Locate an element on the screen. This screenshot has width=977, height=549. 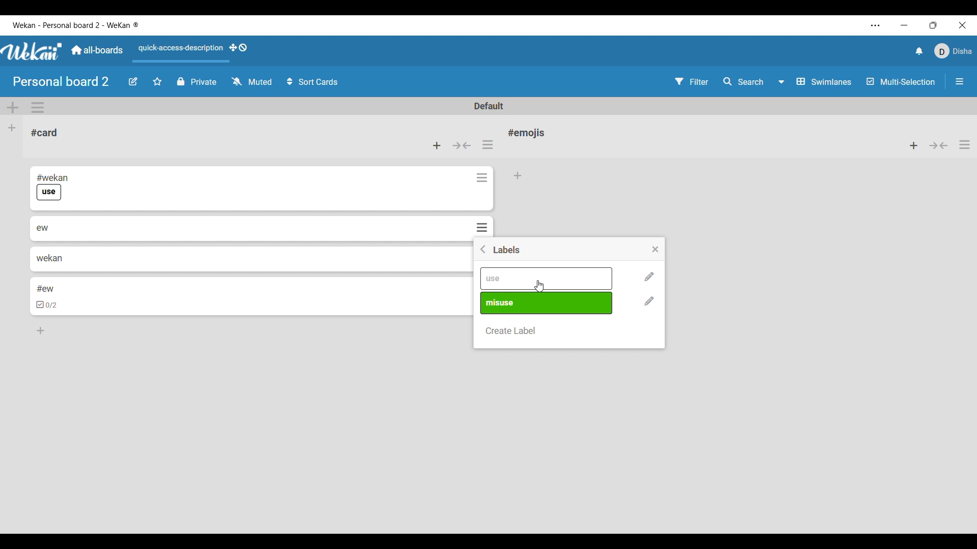
Add swimlane is located at coordinates (13, 108).